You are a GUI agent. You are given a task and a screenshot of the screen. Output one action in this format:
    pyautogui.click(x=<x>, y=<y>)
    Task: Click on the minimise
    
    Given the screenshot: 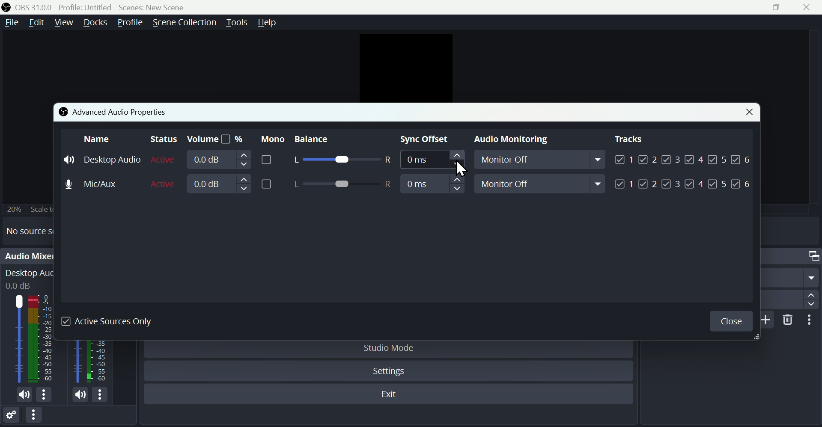 What is the action you would take?
    pyautogui.click(x=751, y=7)
    